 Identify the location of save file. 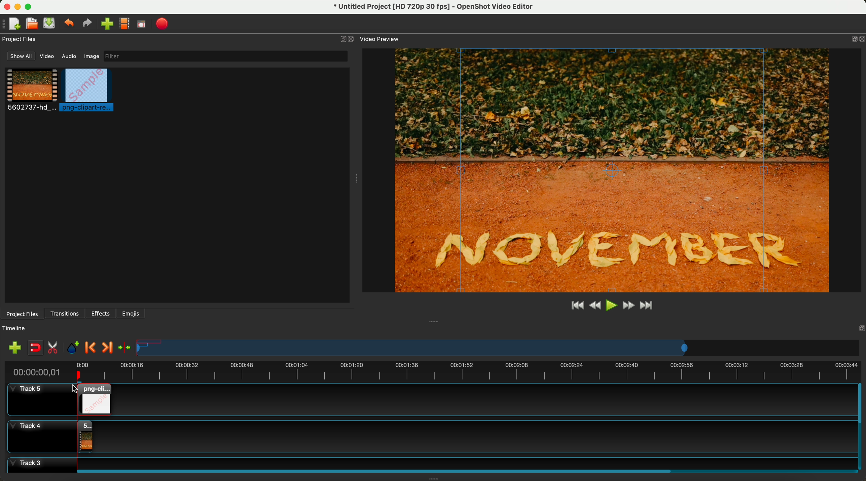
(50, 24).